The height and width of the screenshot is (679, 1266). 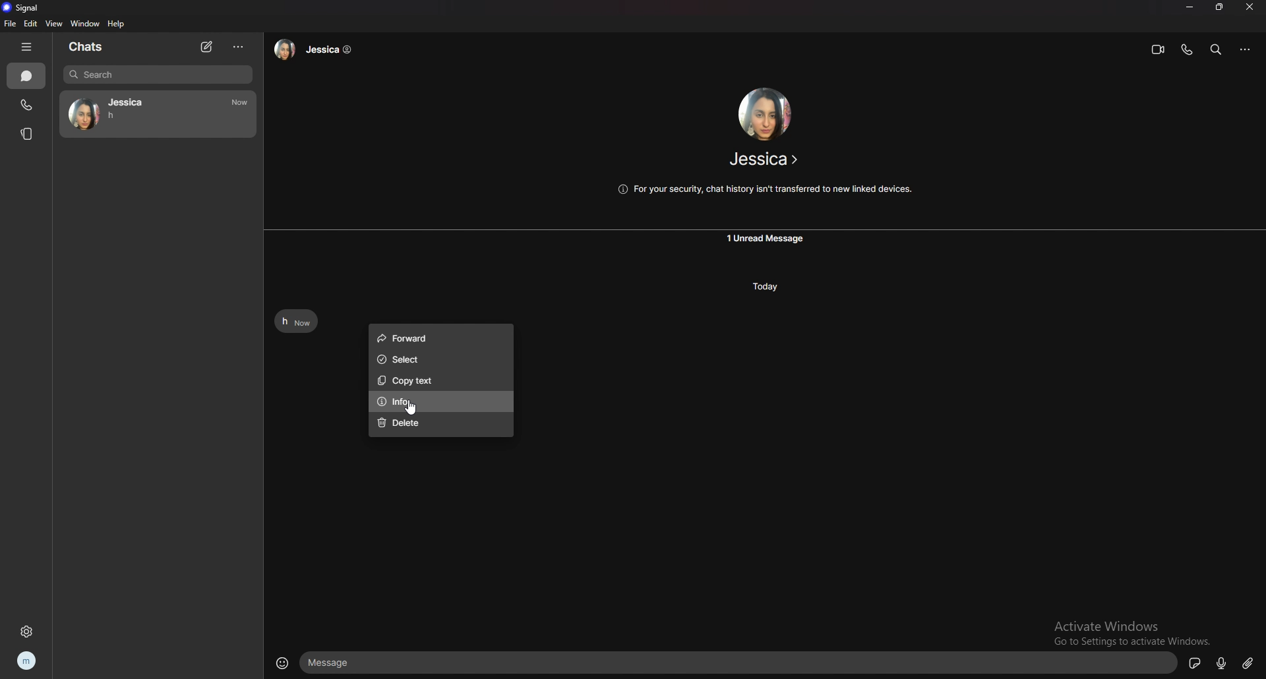 What do you see at coordinates (318, 49) in the screenshot?
I see `jessica` at bounding box center [318, 49].